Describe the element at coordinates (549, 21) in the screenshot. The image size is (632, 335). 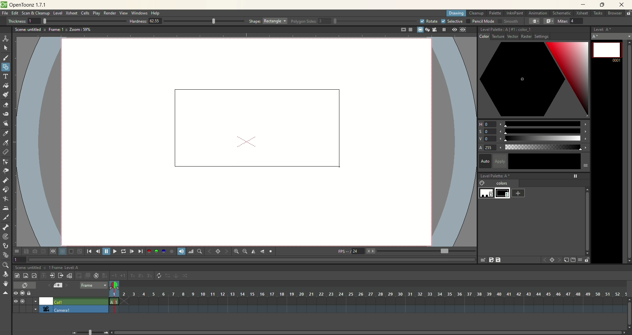
I see `join` at that location.